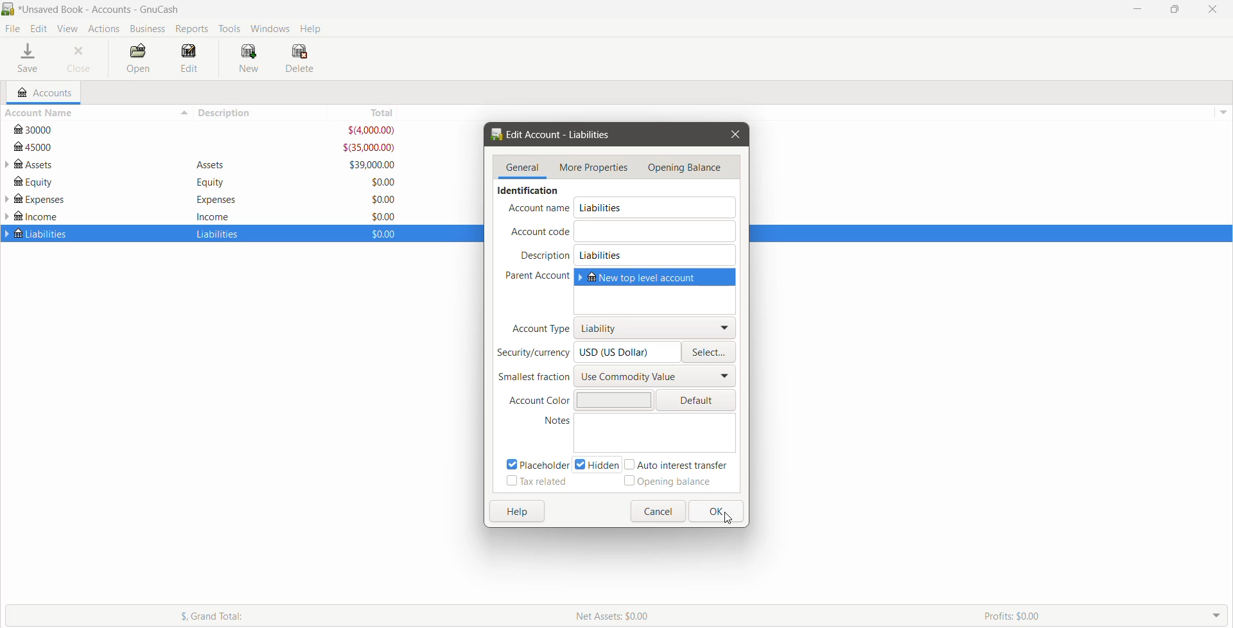 The width and height of the screenshot is (1233, 628). What do you see at coordinates (148, 29) in the screenshot?
I see `Business` at bounding box center [148, 29].